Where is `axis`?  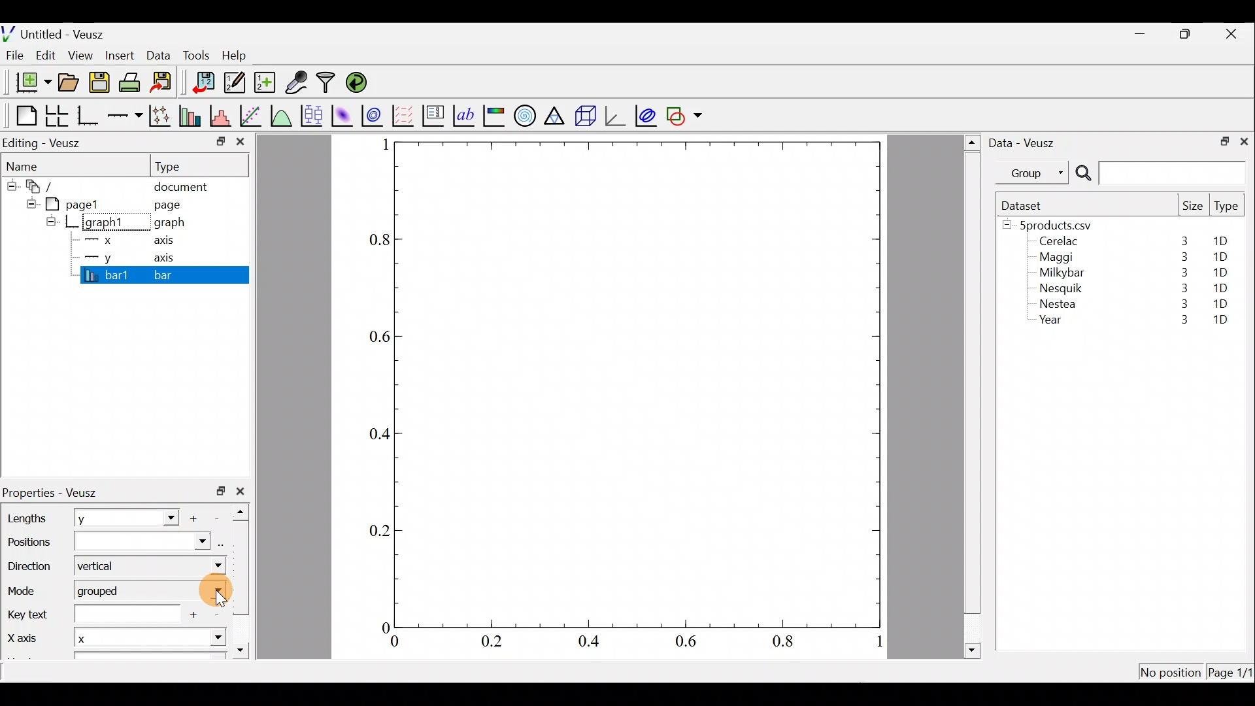 axis is located at coordinates (168, 242).